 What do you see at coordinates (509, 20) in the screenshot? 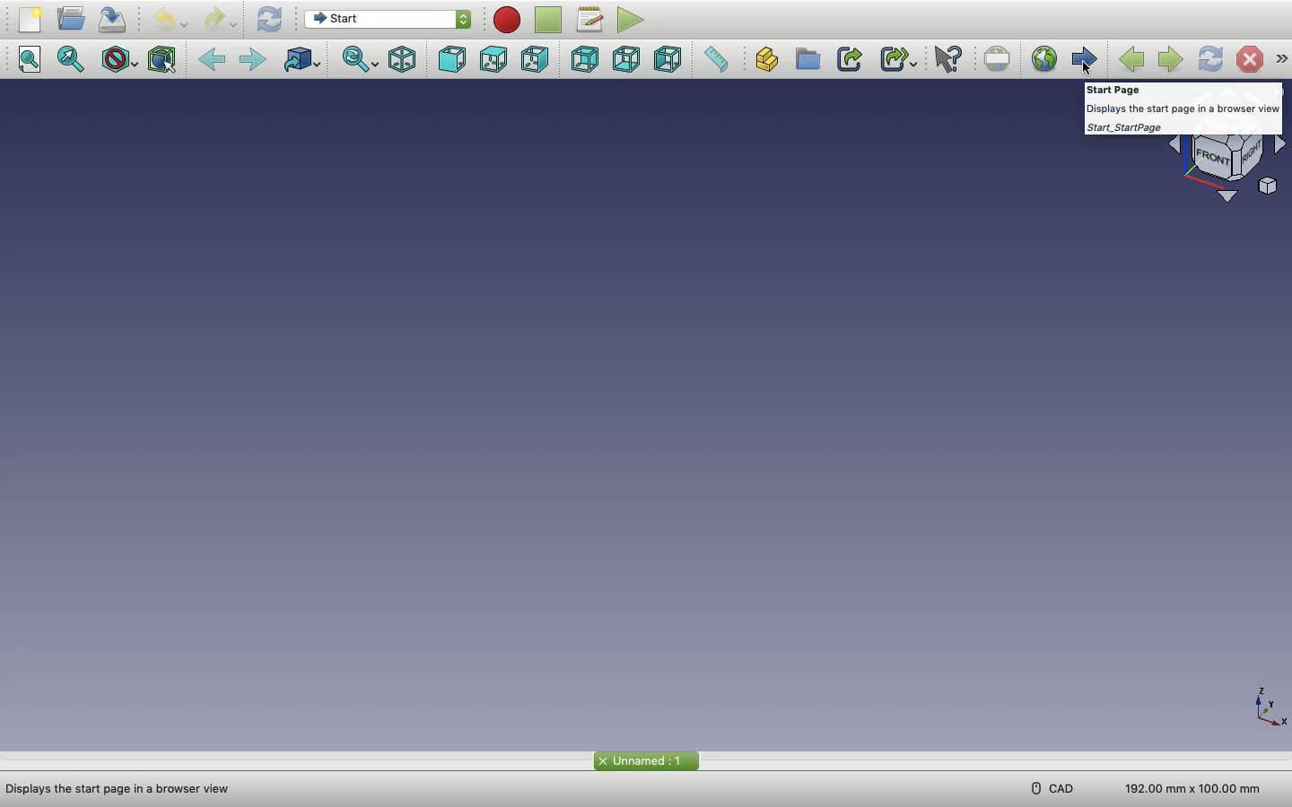
I see `Macro recording` at bounding box center [509, 20].